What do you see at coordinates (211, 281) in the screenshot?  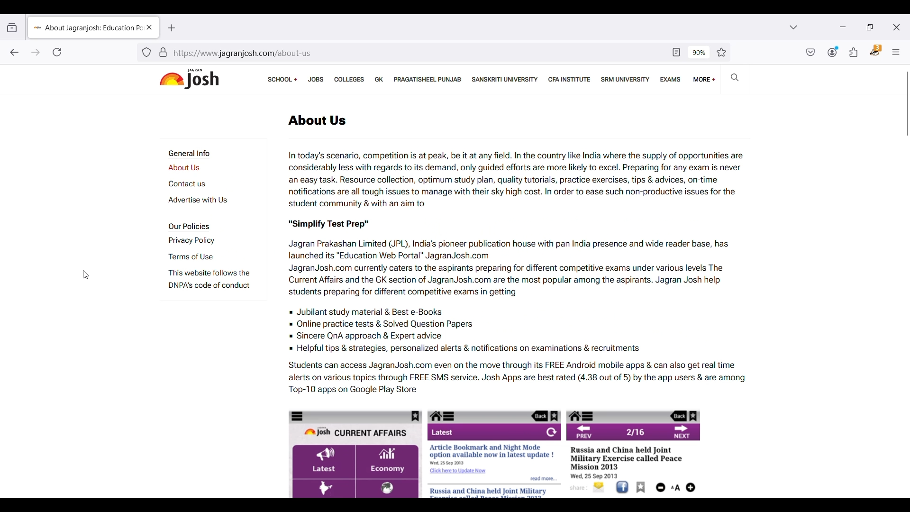 I see `This website follows the
DNPA's code of conduct` at bounding box center [211, 281].